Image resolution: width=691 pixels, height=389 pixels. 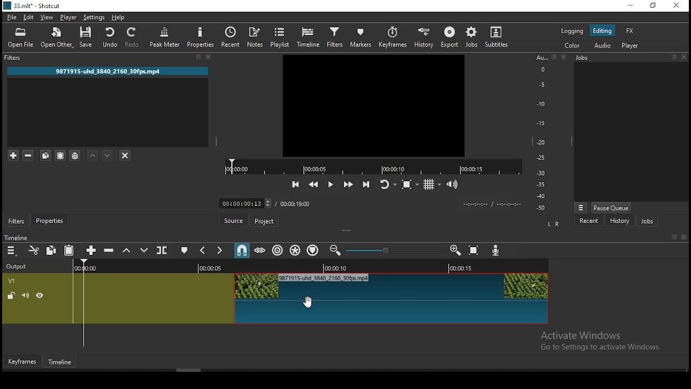 What do you see at coordinates (295, 183) in the screenshot?
I see `skip to previous point` at bounding box center [295, 183].